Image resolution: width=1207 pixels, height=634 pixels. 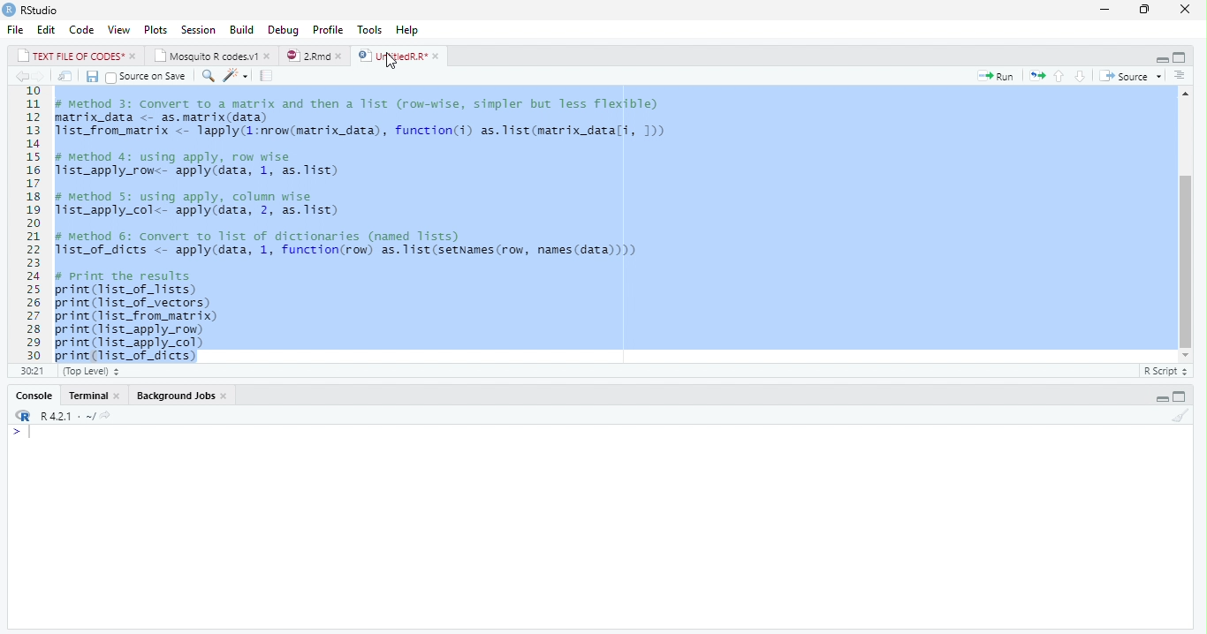 I want to click on go to next section/chunk, so click(x=1080, y=76).